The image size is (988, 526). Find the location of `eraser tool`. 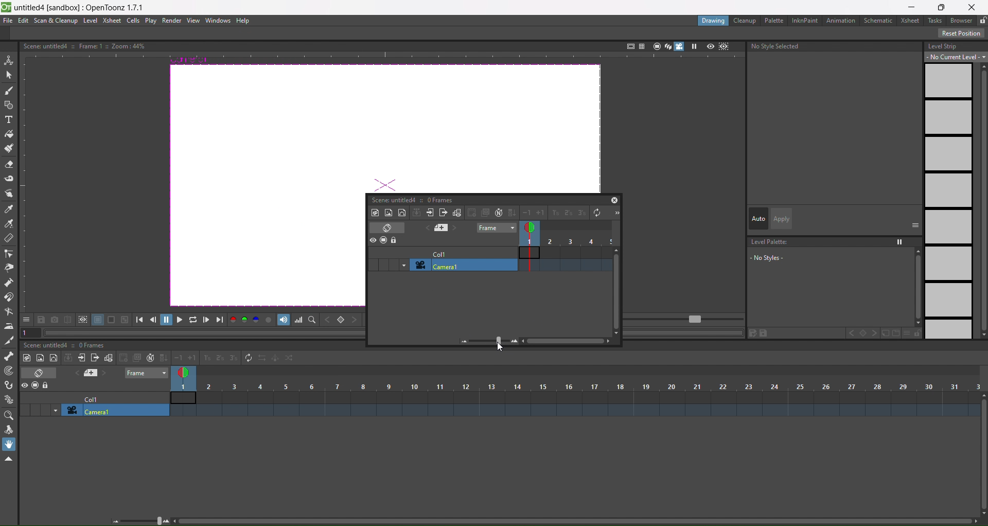

eraser tool is located at coordinates (9, 165).